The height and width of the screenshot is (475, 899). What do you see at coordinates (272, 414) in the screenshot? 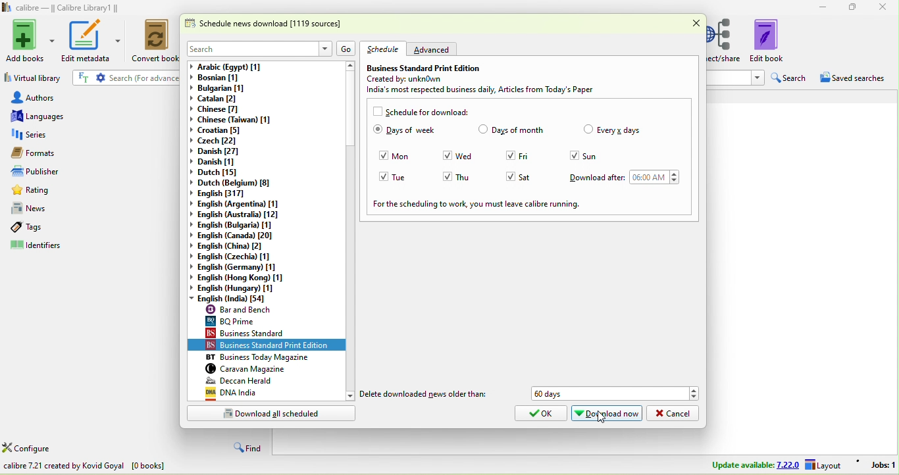
I see `download all scheduled` at bounding box center [272, 414].